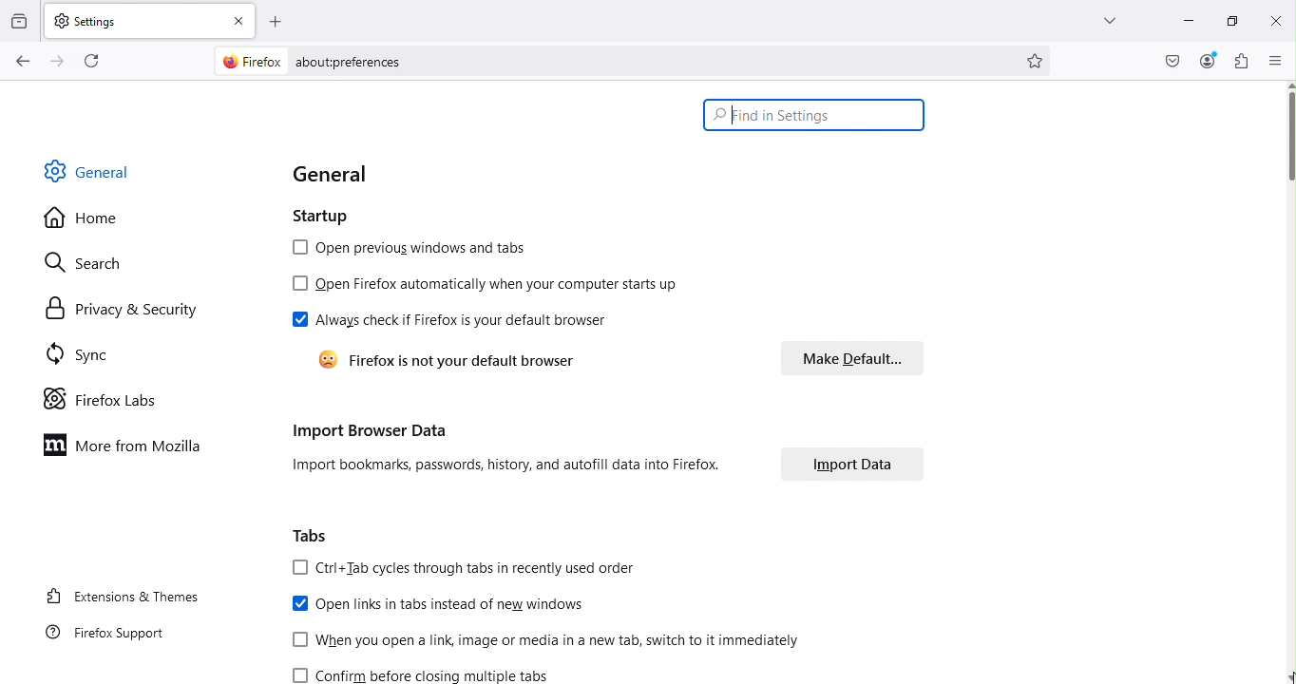 The image size is (1296, 684). Describe the element at coordinates (1287, 137) in the screenshot. I see `vertical scrollbar` at that location.